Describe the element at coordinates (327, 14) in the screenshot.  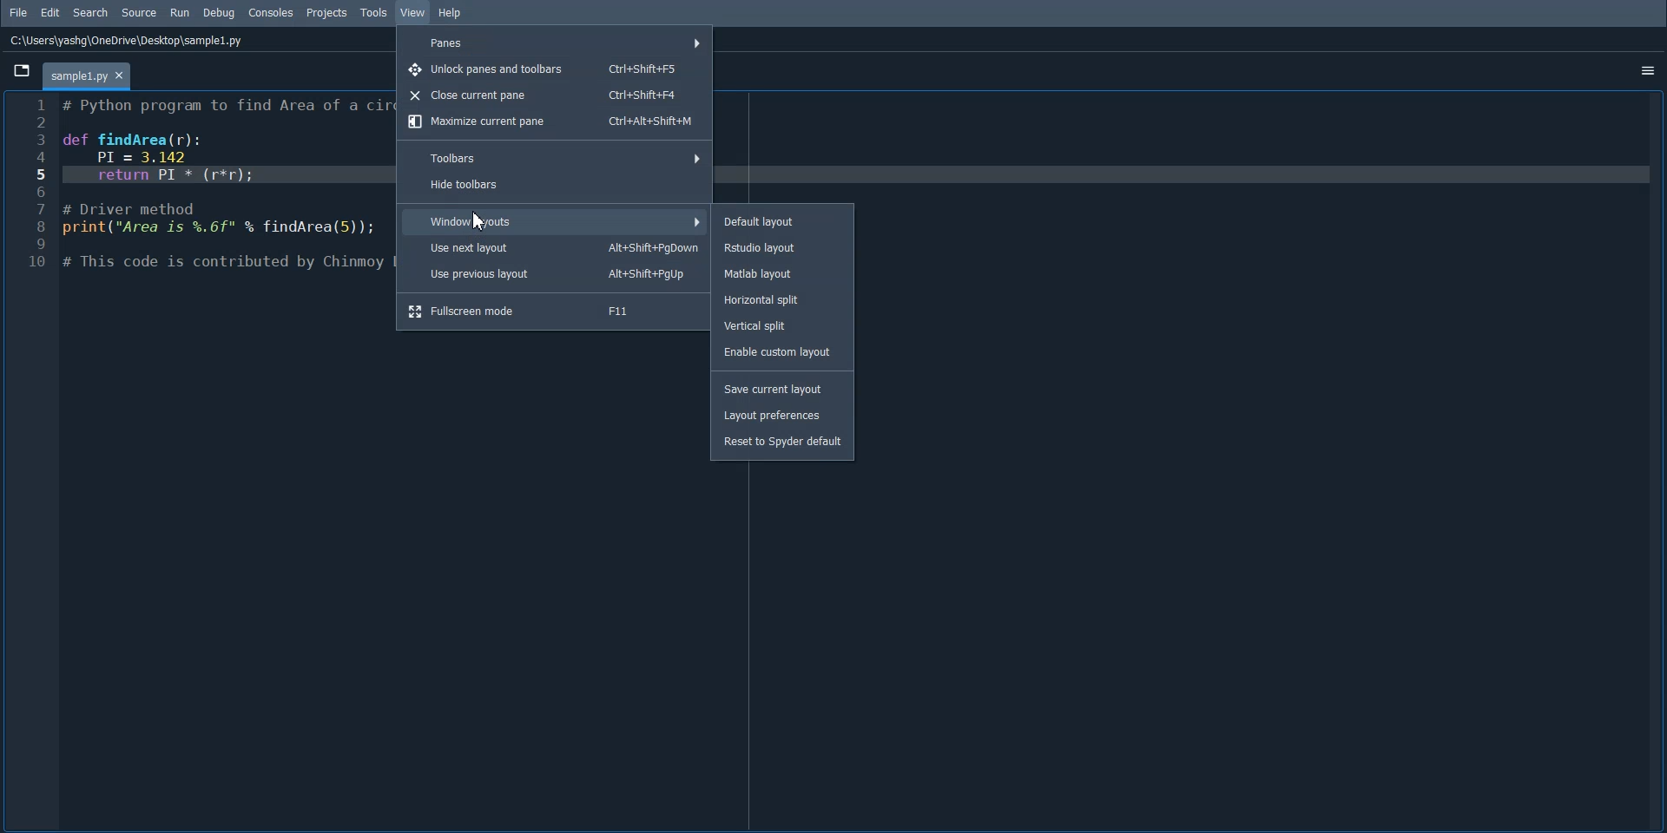
I see `Projects` at that location.